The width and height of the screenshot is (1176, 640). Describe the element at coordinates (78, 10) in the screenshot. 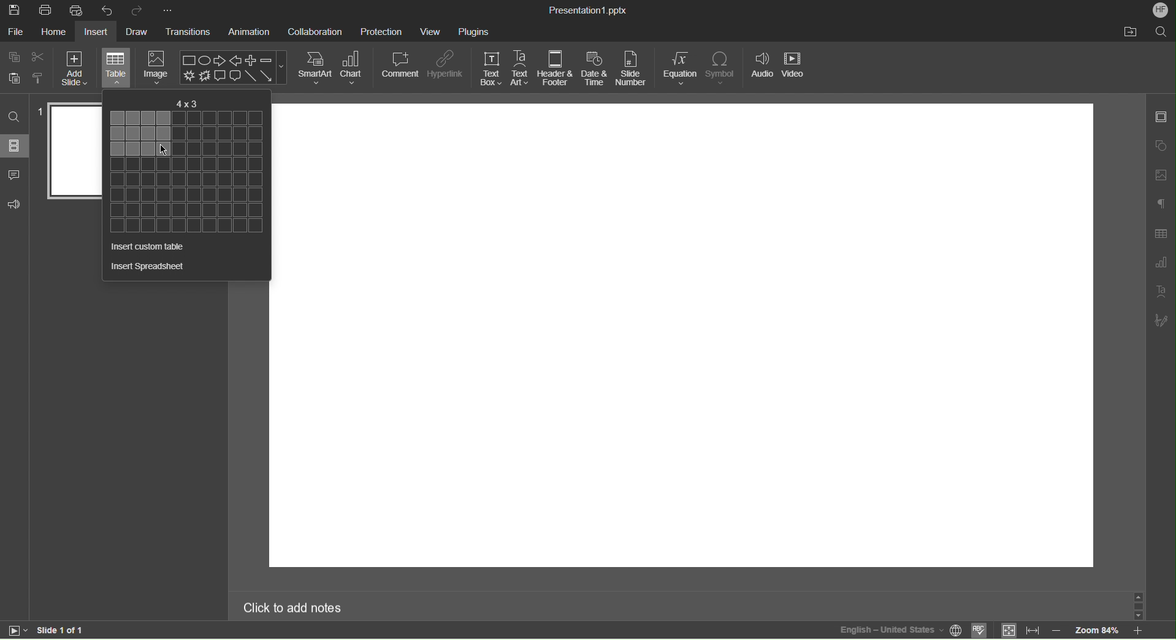

I see `Quick Print` at that location.